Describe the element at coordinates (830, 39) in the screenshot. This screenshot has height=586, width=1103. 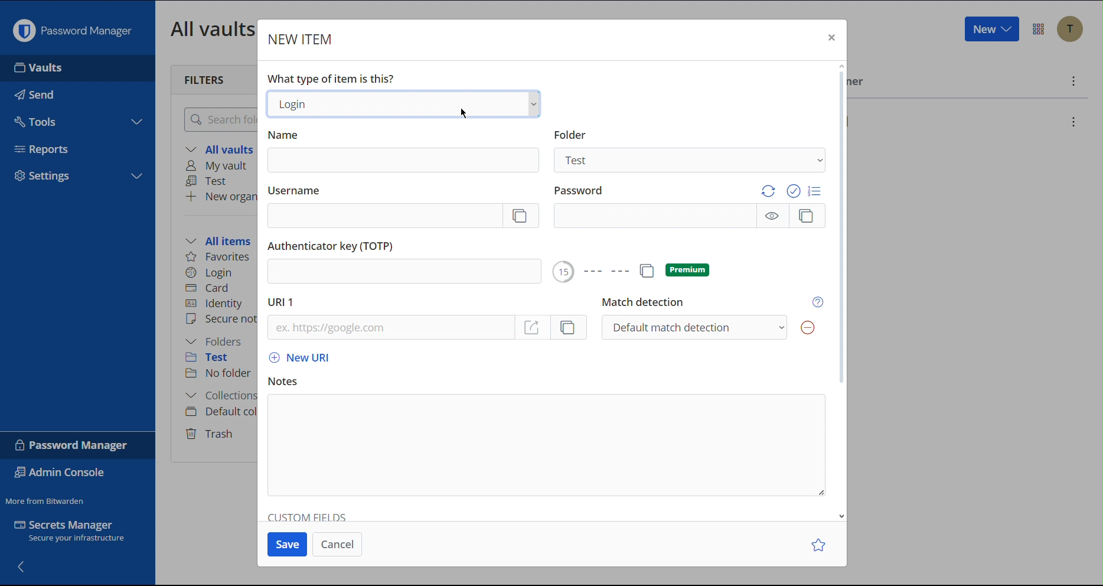
I see `Close` at that location.